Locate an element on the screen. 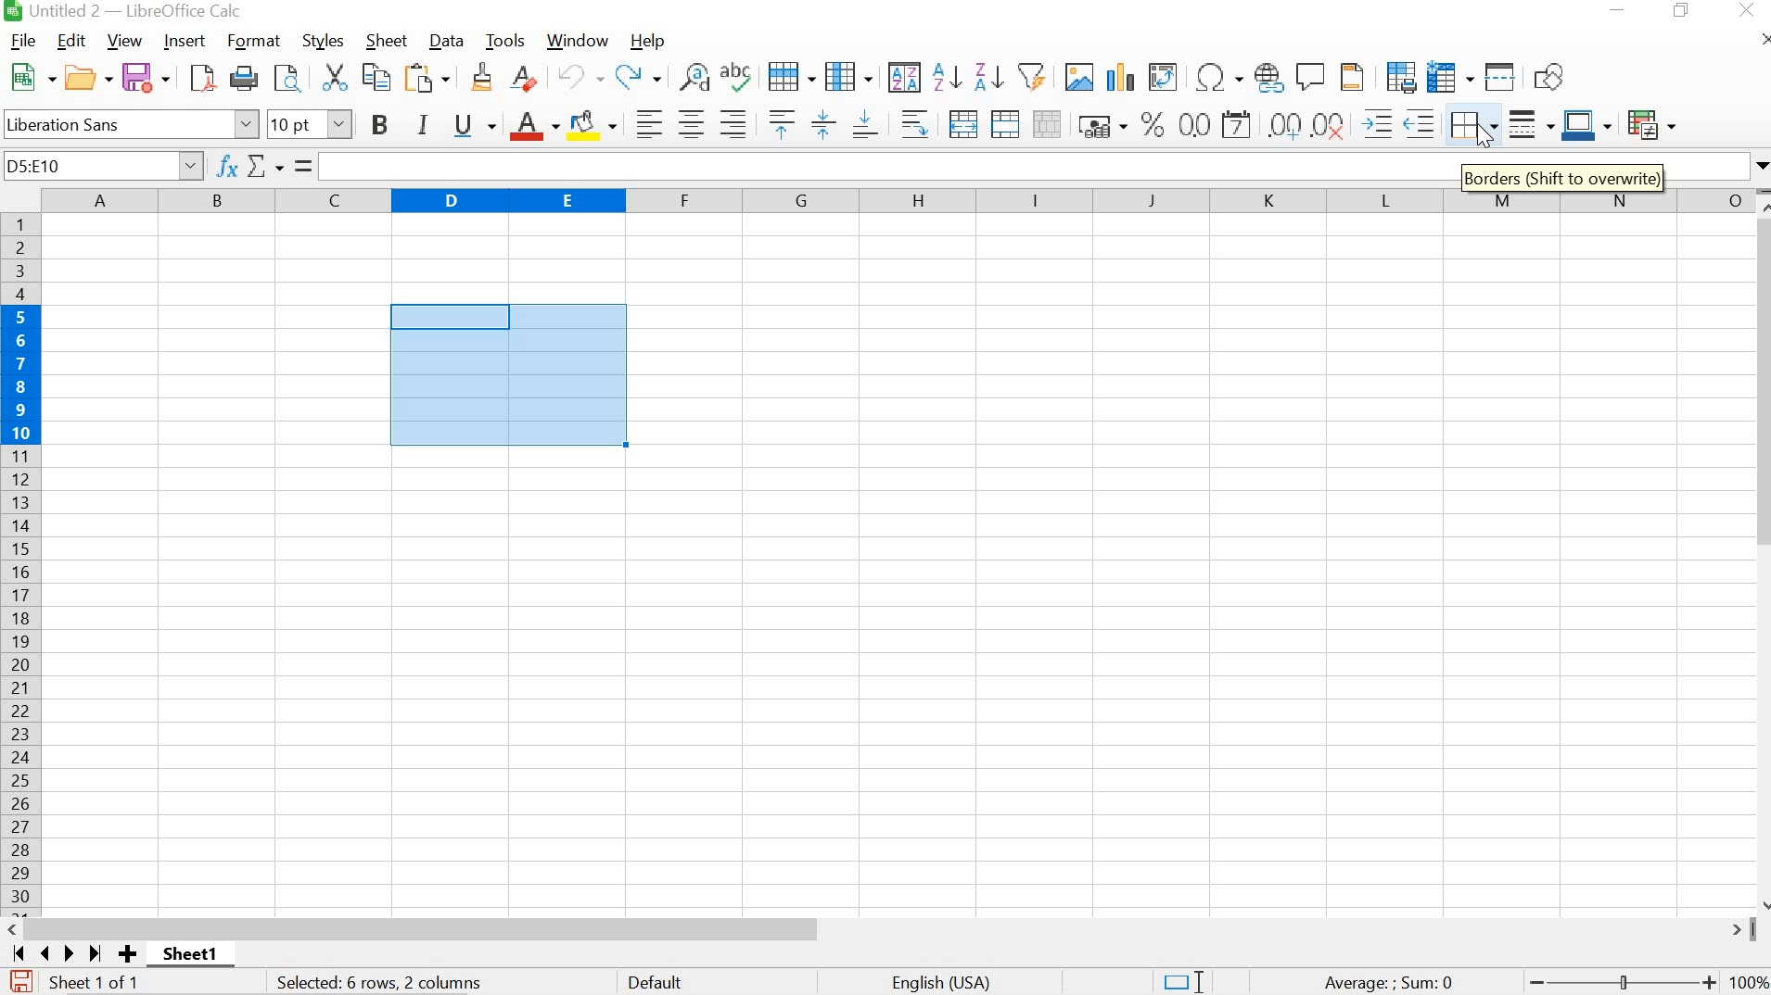  RESTORE DOWN is located at coordinates (1680, 11).